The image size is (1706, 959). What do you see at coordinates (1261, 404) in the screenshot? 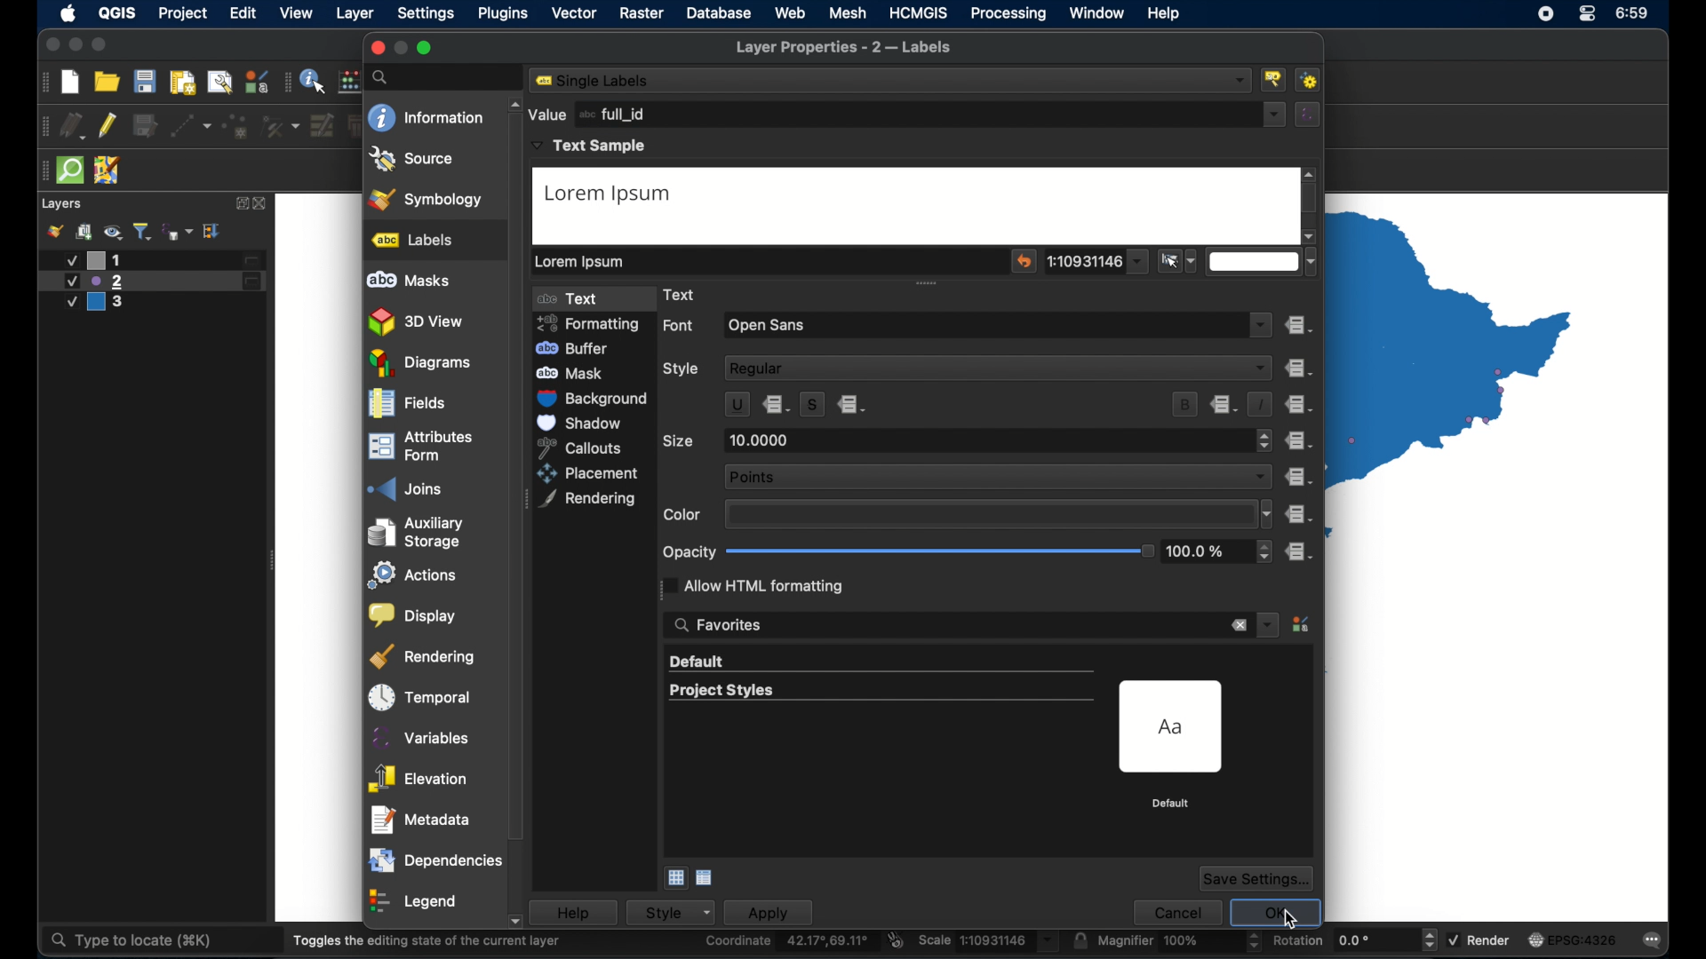
I see `italic` at bounding box center [1261, 404].